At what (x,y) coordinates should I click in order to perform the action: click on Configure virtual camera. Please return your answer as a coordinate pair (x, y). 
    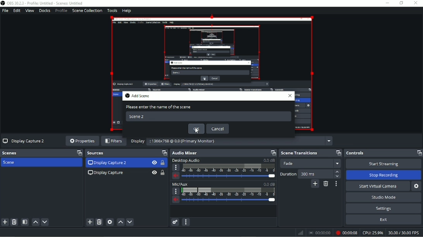
    Looking at the image, I should click on (417, 186).